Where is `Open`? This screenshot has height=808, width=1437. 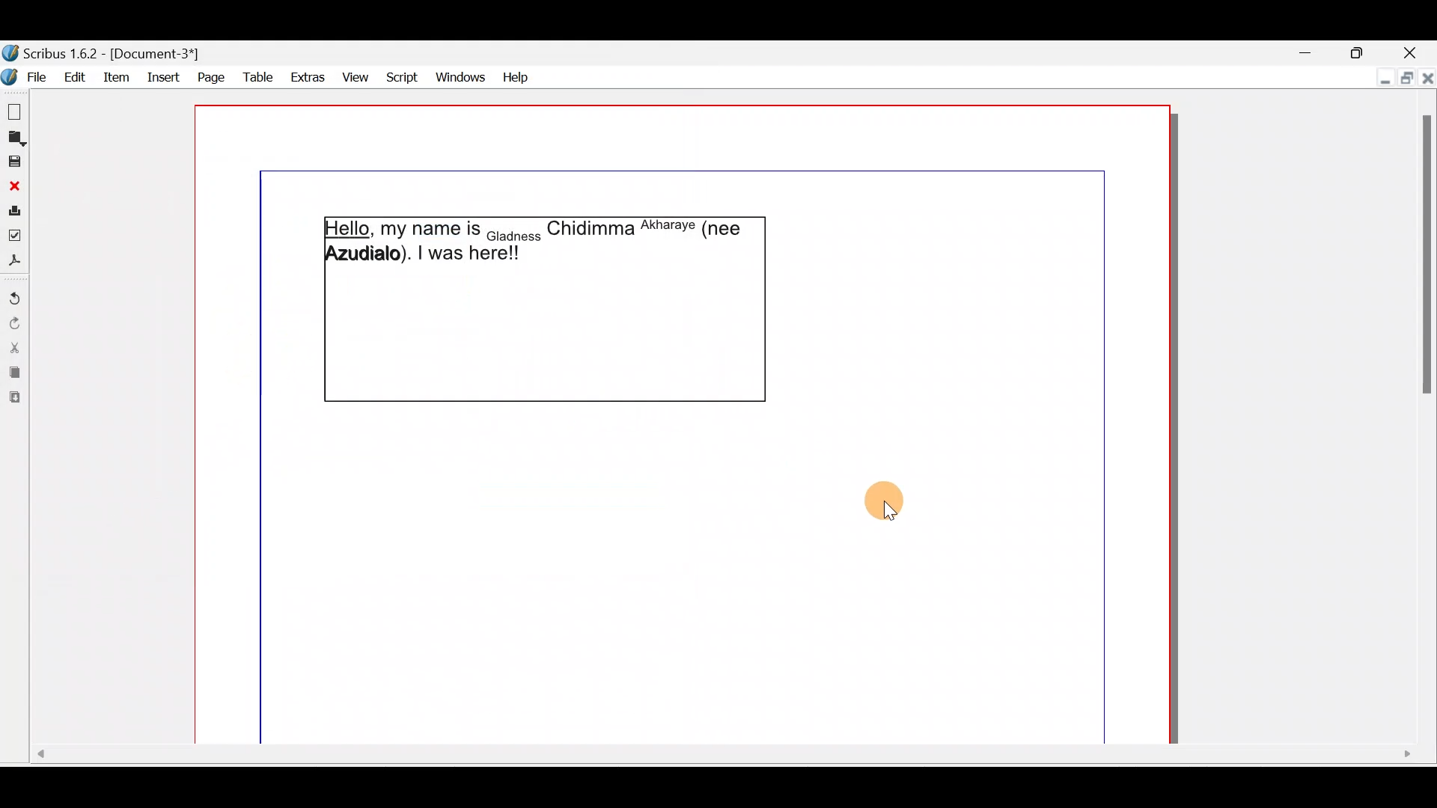 Open is located at coordinates (15, 140).